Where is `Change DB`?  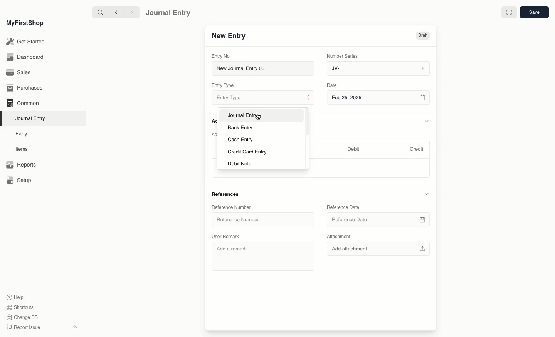 Change DB is located at coordinates (22, 318).